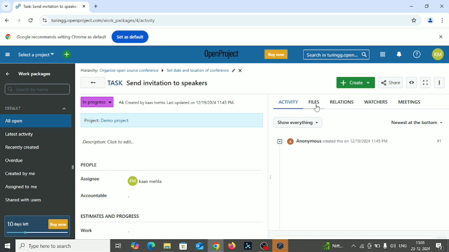  I want to click on OBS Studio, so click(263, 246).